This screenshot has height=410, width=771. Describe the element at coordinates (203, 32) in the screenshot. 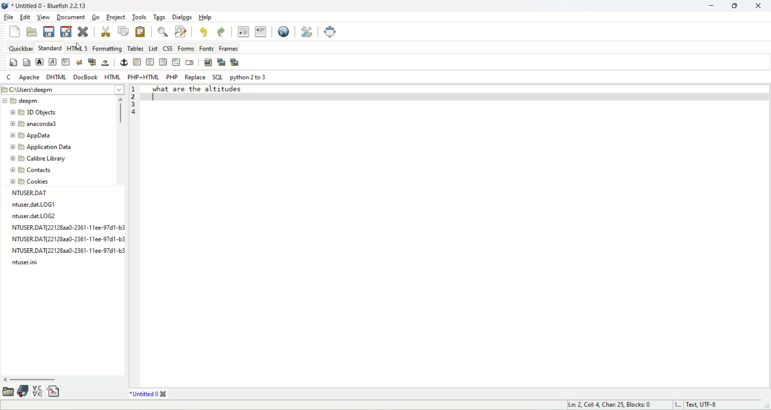

I see `undo` at that location.